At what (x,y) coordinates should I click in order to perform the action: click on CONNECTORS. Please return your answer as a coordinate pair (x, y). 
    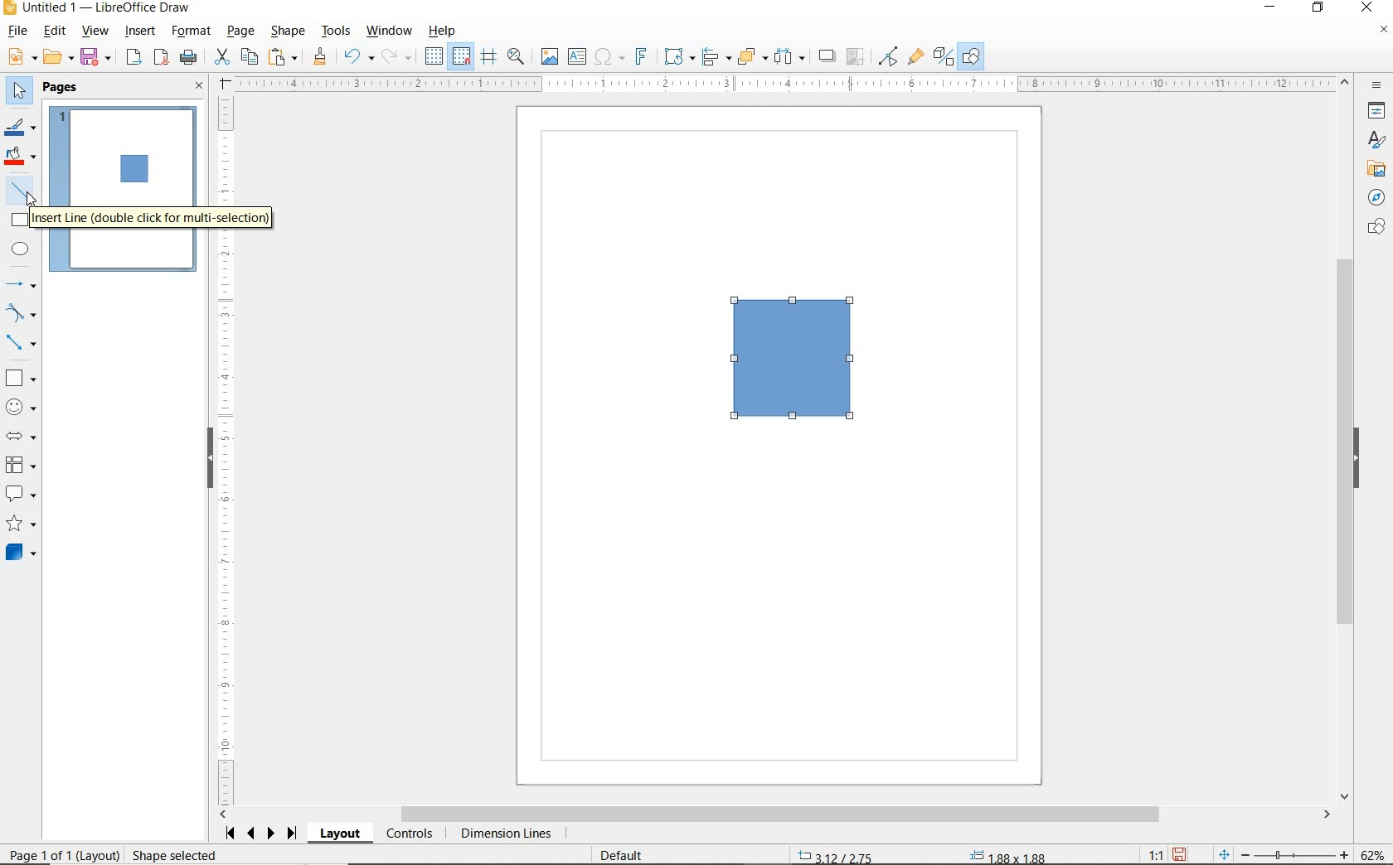
    Looking at the image, I should click on (21, 344).